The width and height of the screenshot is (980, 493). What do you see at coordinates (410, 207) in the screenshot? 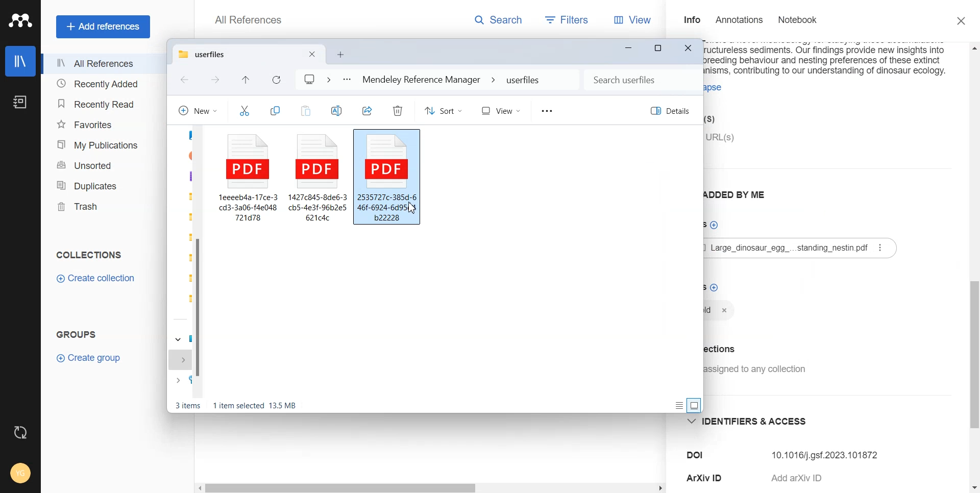
I see `Cursor` at bounding box center [410, 207].